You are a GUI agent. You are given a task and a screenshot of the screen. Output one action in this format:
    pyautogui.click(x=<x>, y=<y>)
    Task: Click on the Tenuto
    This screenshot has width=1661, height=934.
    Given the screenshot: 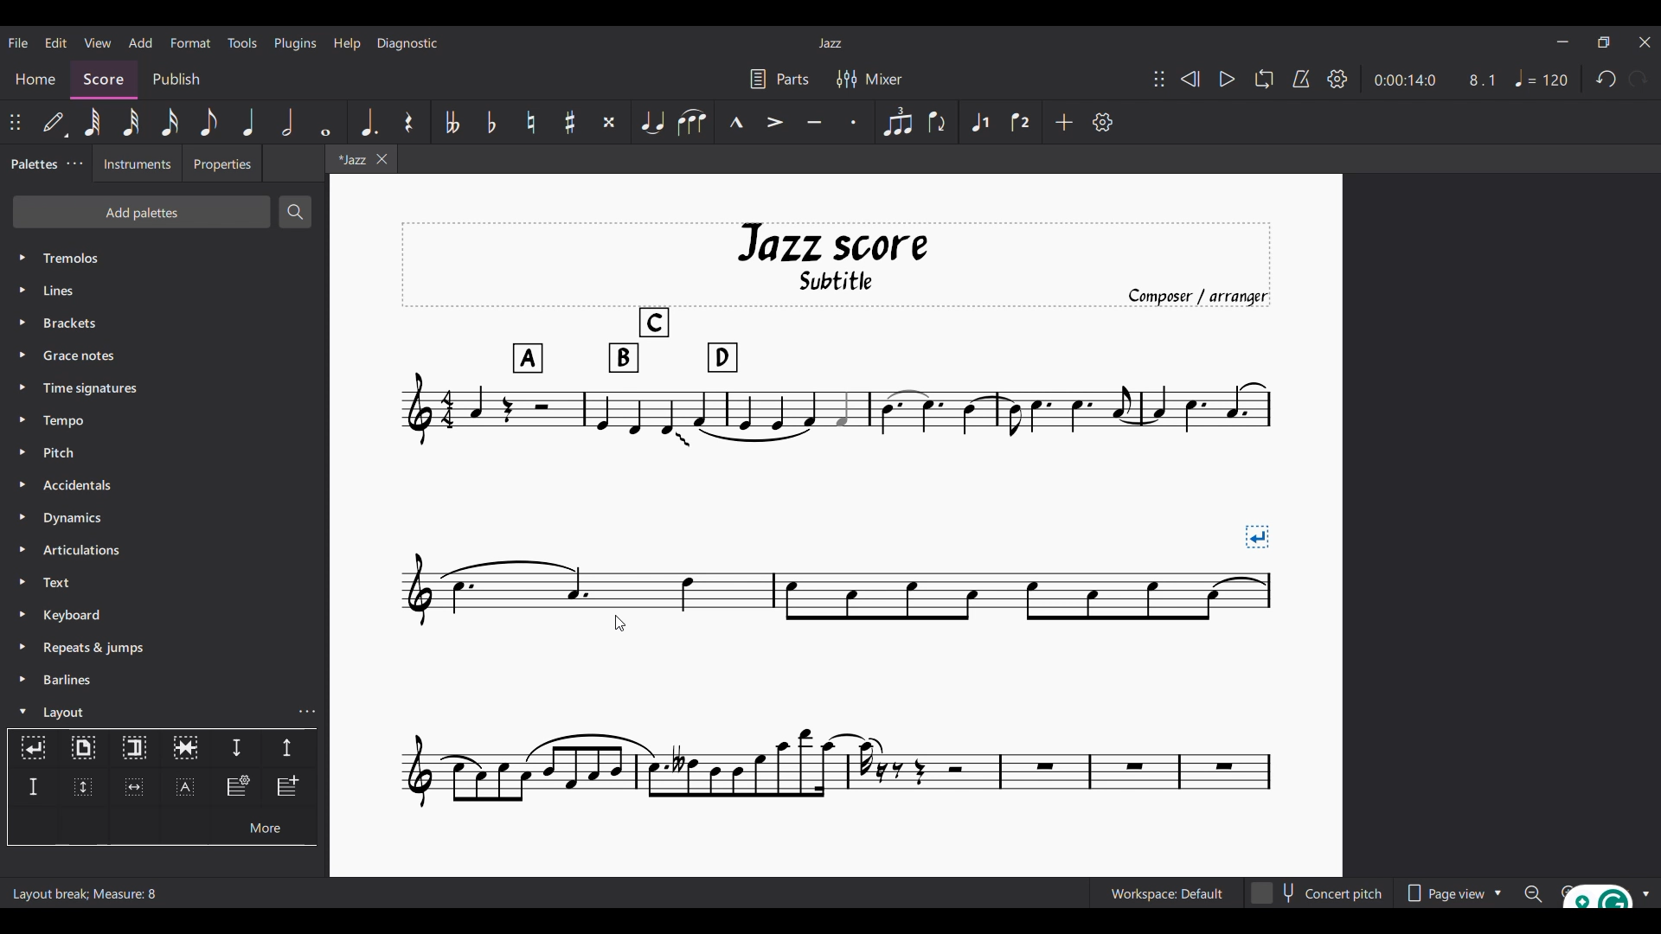 What is the action you would take?
    pyautogui.click(x=814, y=122)
    